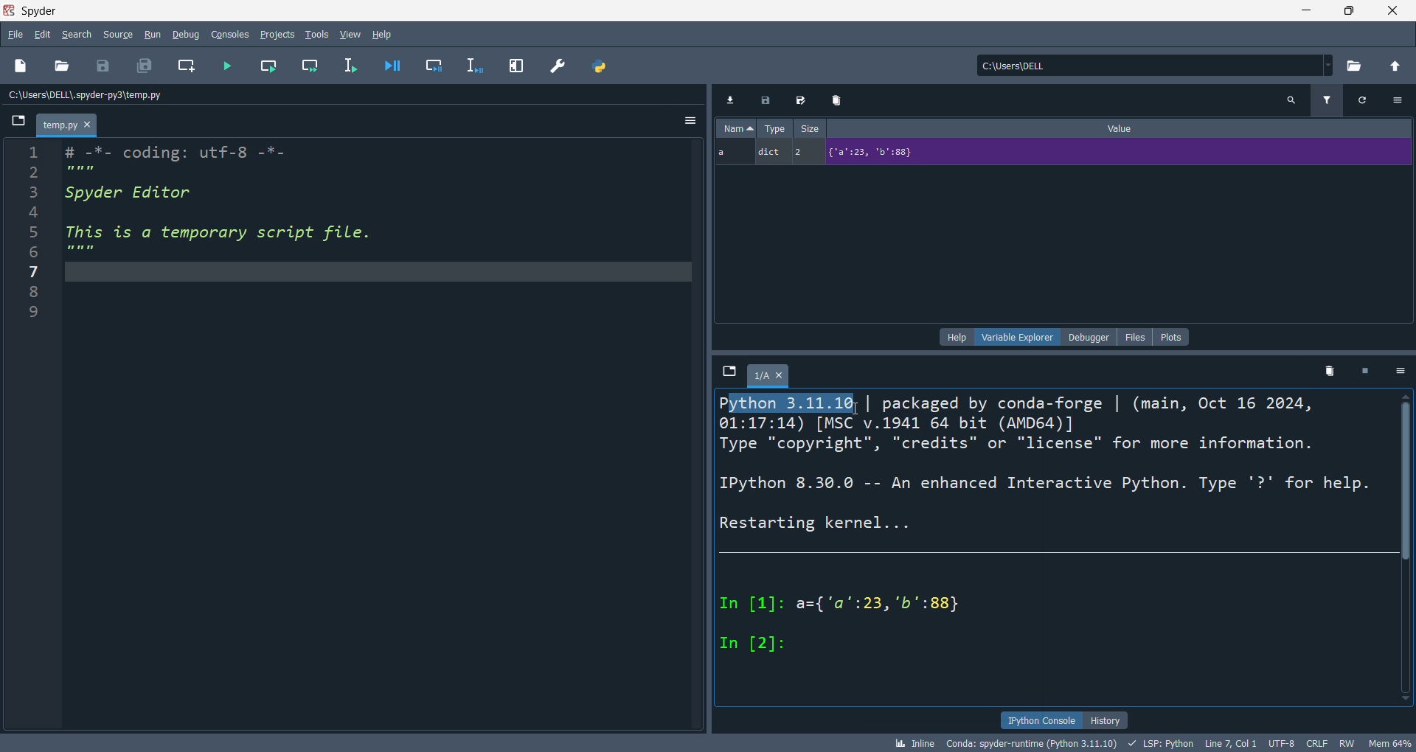 The height and width of the screenshot is (752, 1416). I want to click on close, so click(1391, 12).